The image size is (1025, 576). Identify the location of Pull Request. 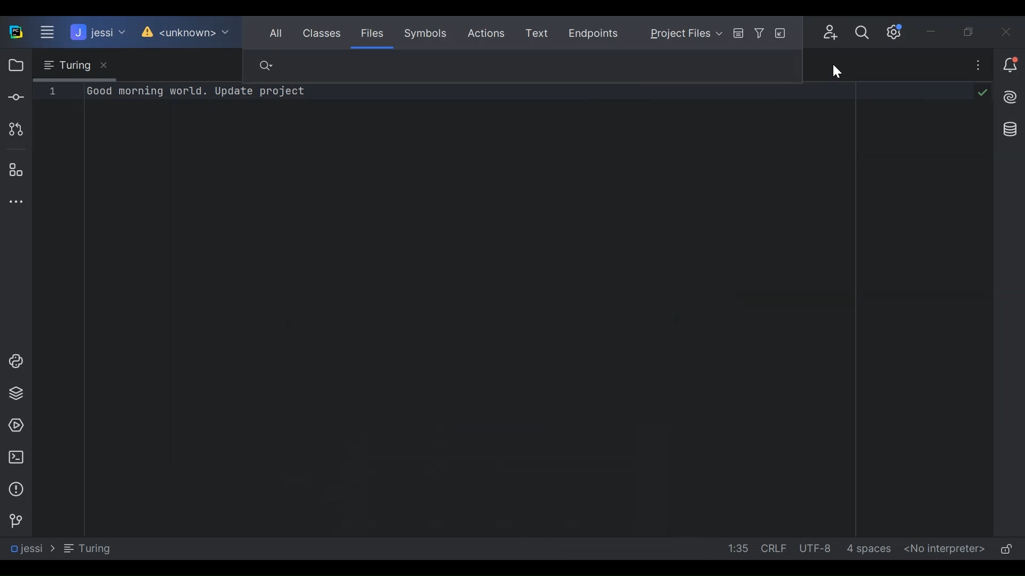
(15, 130).